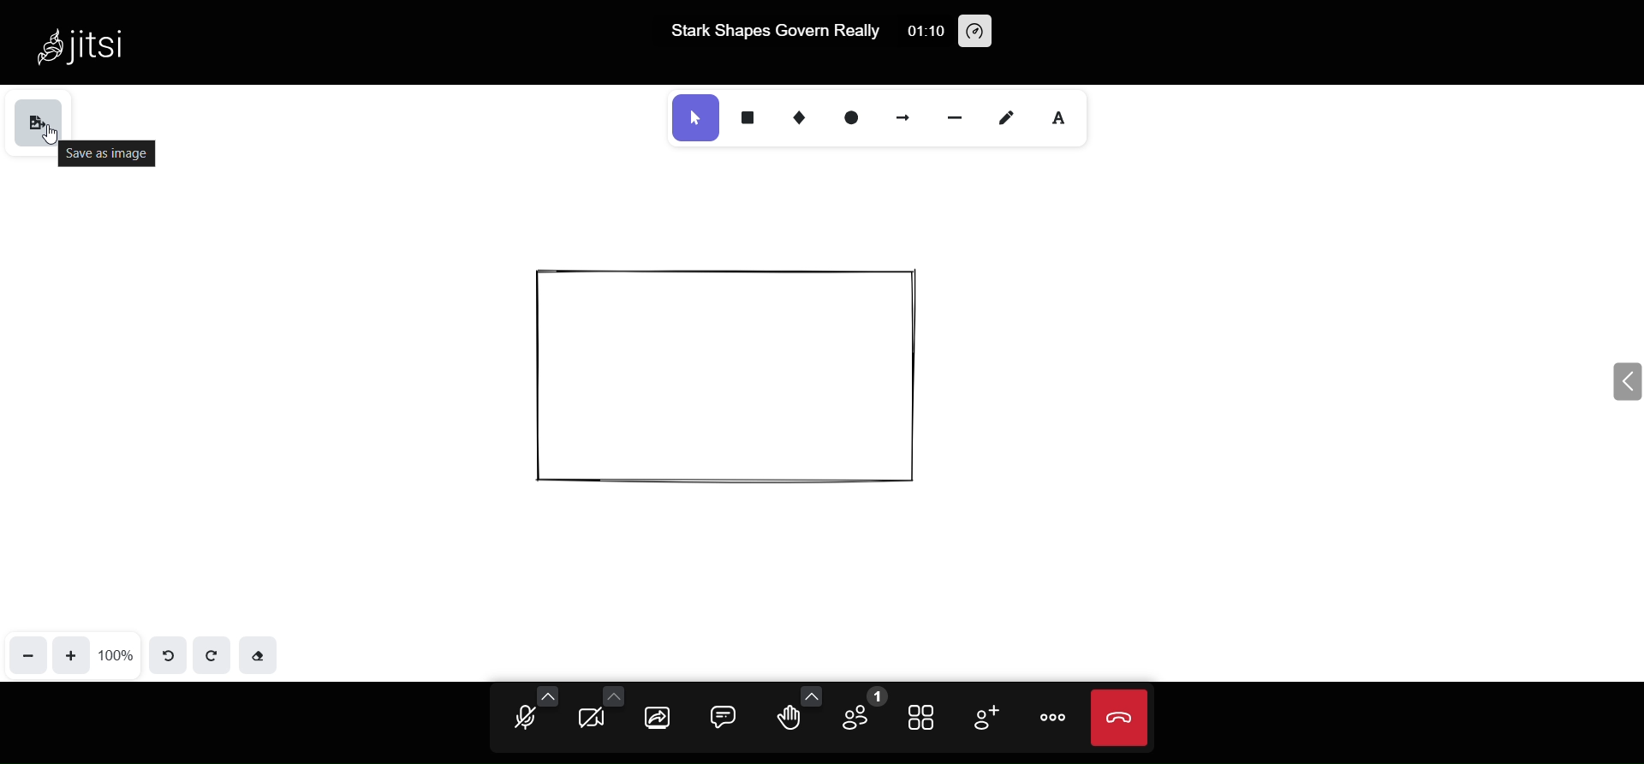 The height and width of the screenshot is (764, 1644). What do you see at coordinates (1006, 116) in the screenshot?
I see `draw` at bounding box center [1006, 116].